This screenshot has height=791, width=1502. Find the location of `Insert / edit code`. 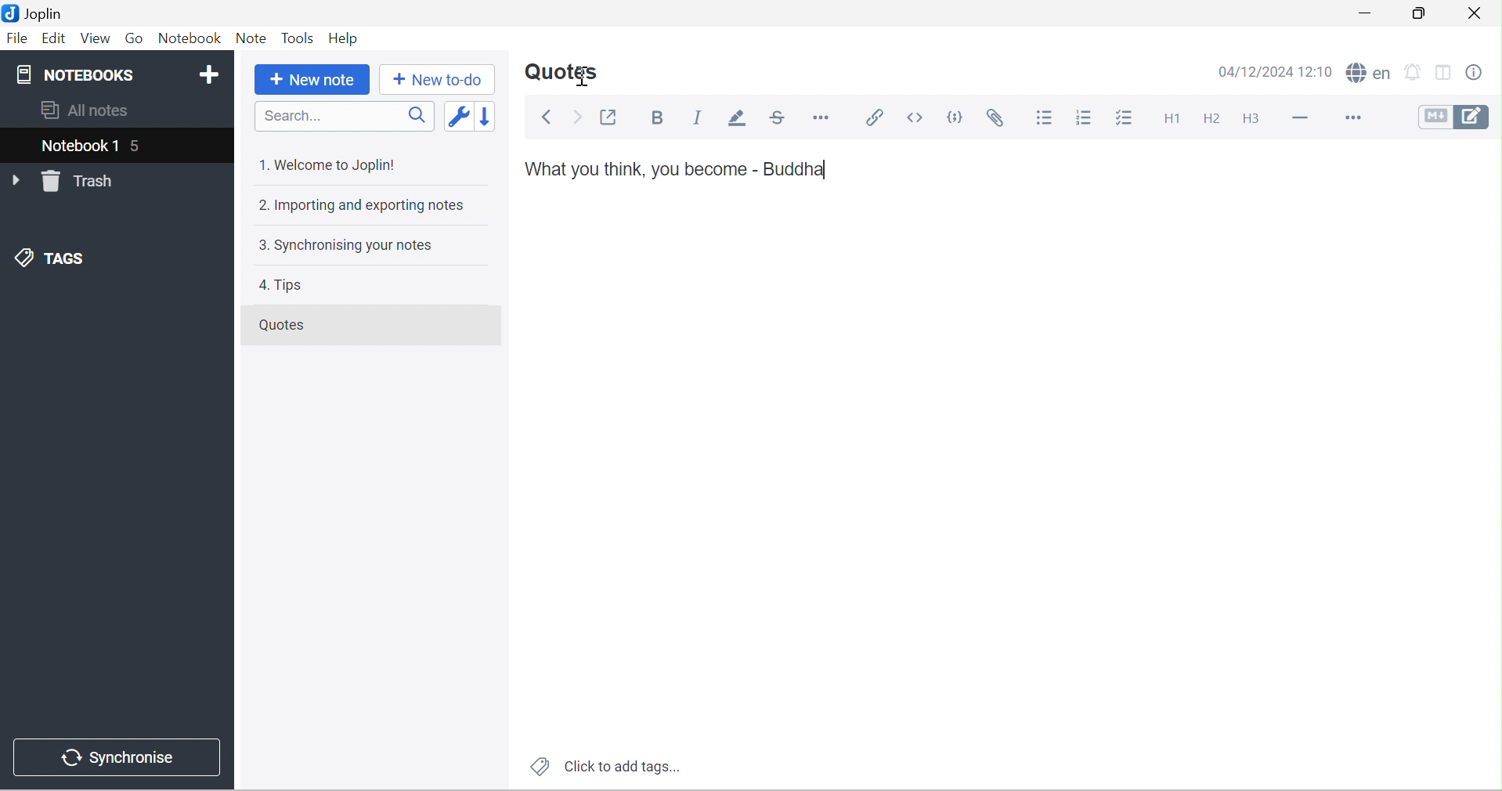

Insert / edit code is located at coordinates (876, 118).